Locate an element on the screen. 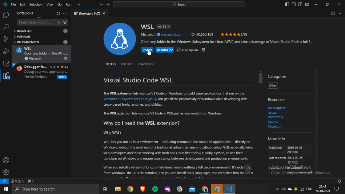  INSTALLED is located at coordinates (41, 31).